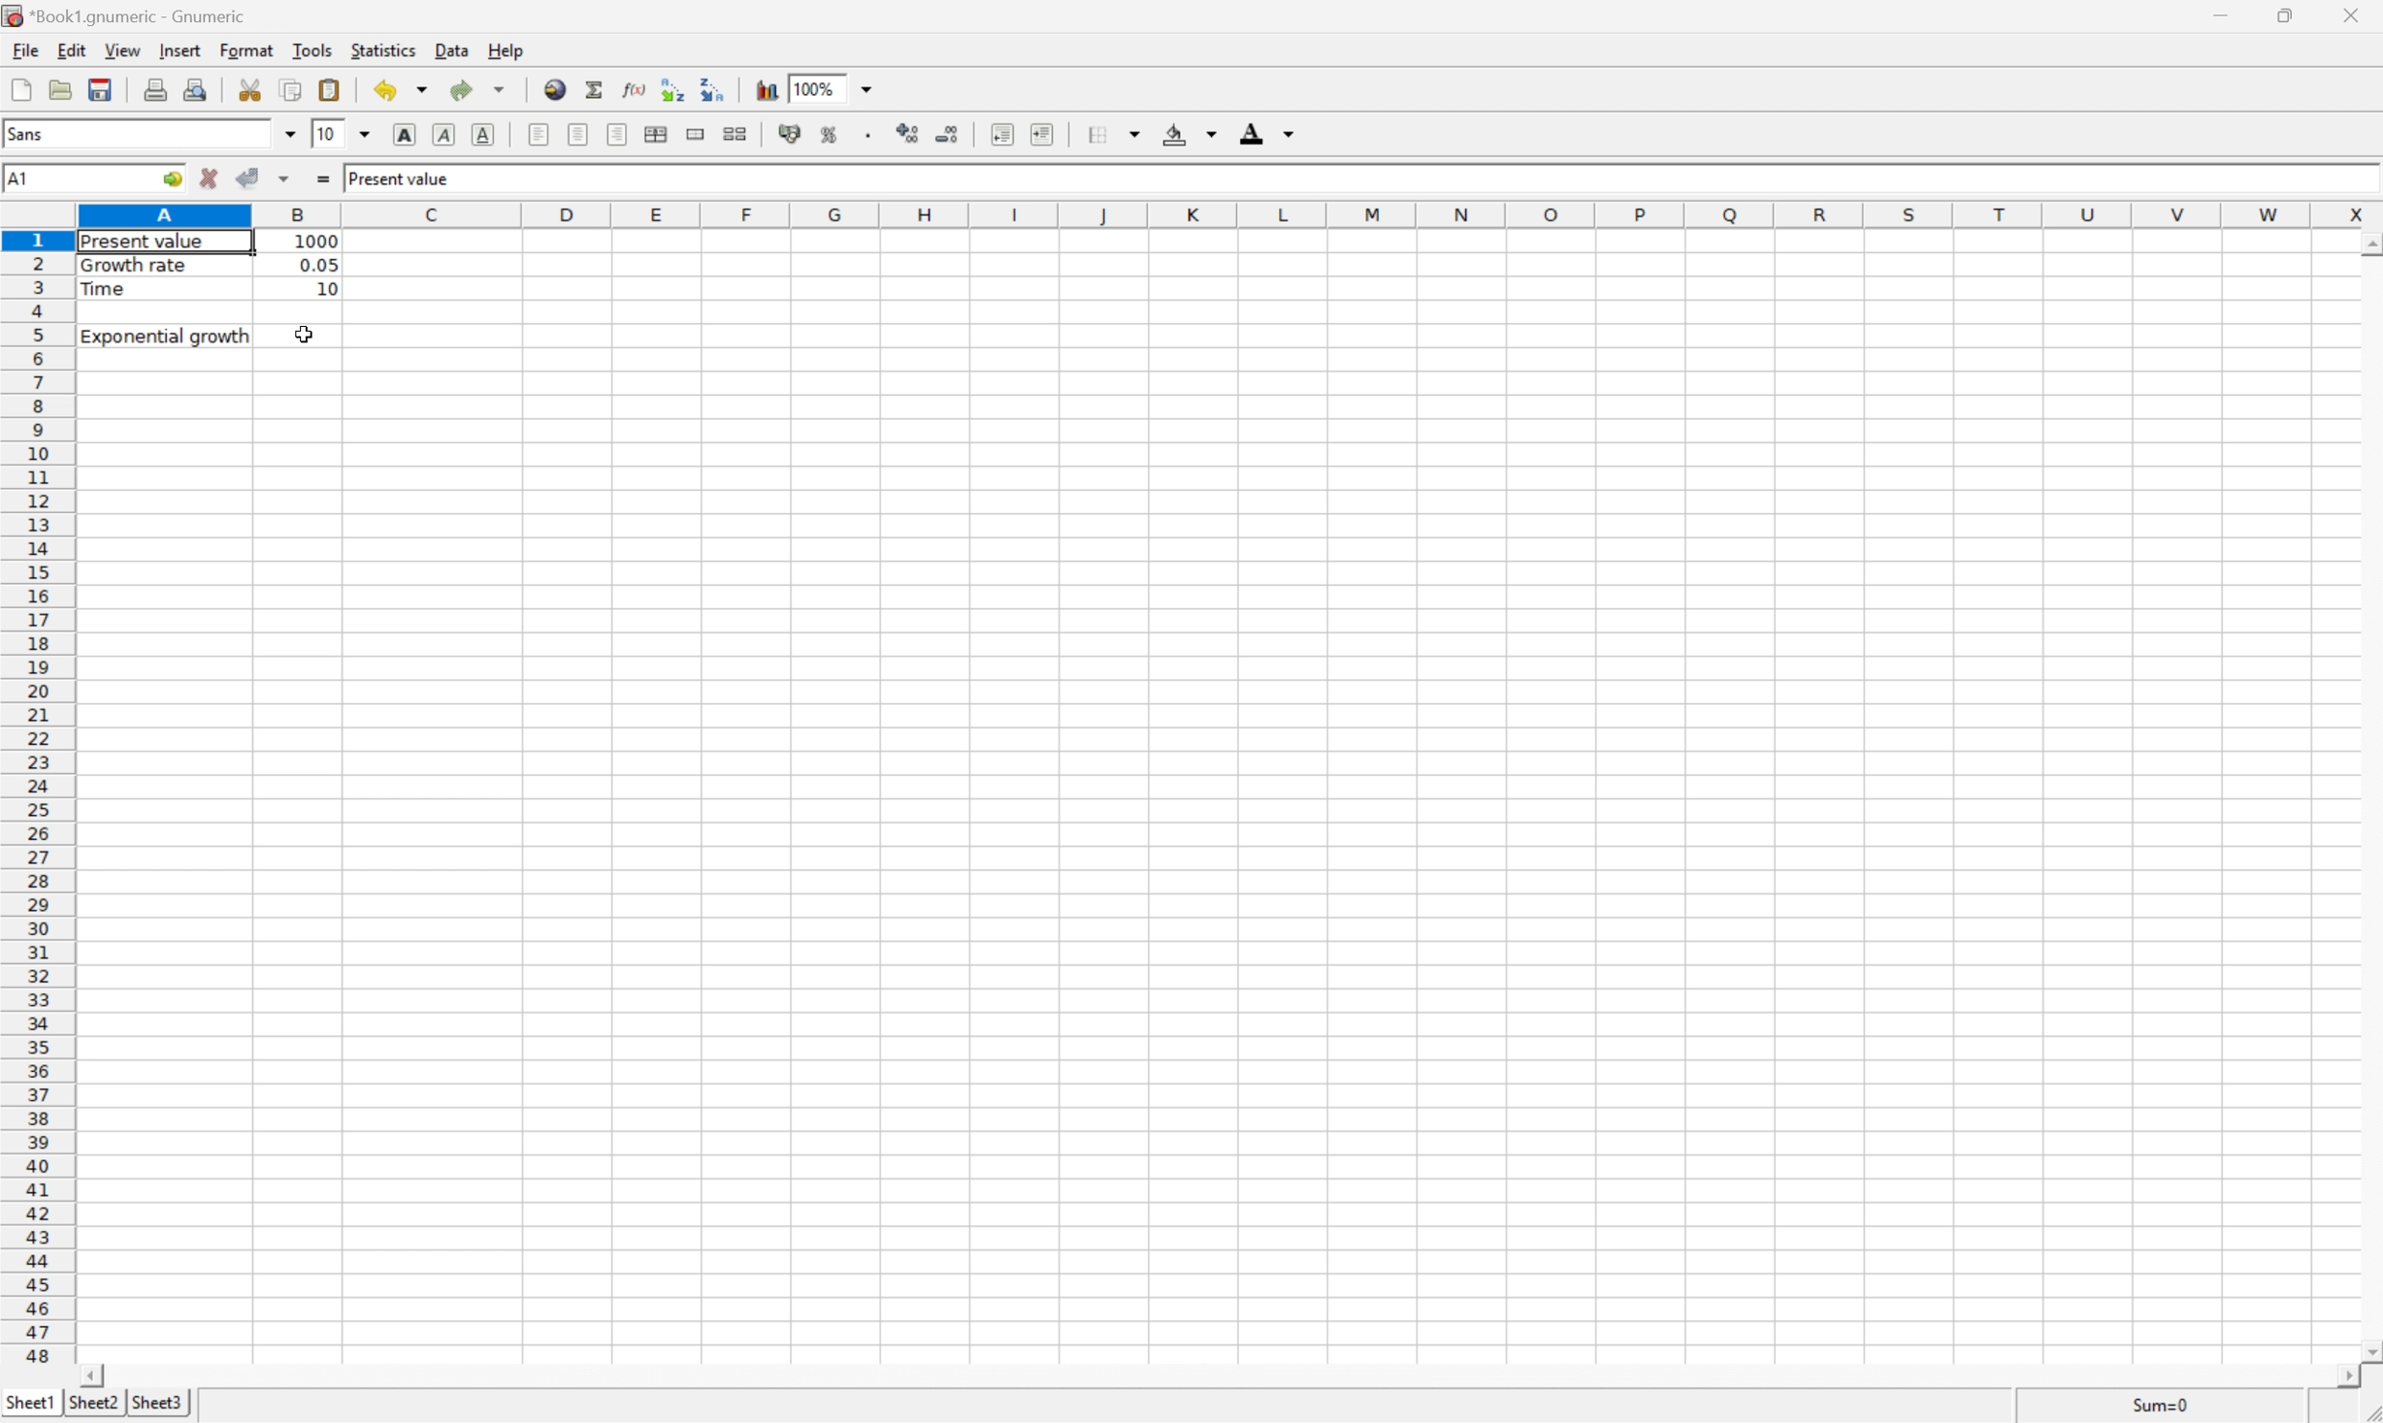 Image resolution: width=2383 pixels, height=1423 pixels. What do you see at coordinates (406, 134) in the screenshot?
I see `Bold` at bounding box center [406, 134].